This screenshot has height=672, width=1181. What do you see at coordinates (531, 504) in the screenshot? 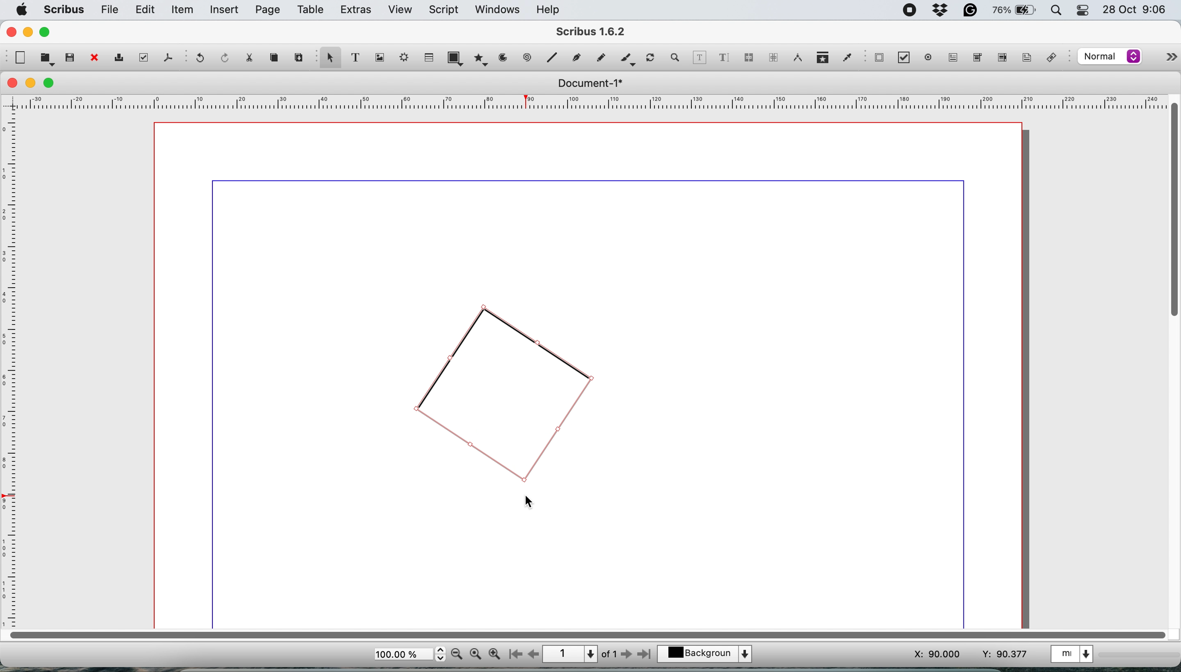
I see `cursor` at bounding box center [531, 504].